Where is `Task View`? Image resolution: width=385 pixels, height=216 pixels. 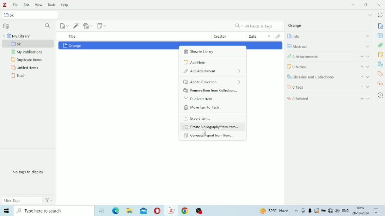 Task View is located at coordinates (101, 211).